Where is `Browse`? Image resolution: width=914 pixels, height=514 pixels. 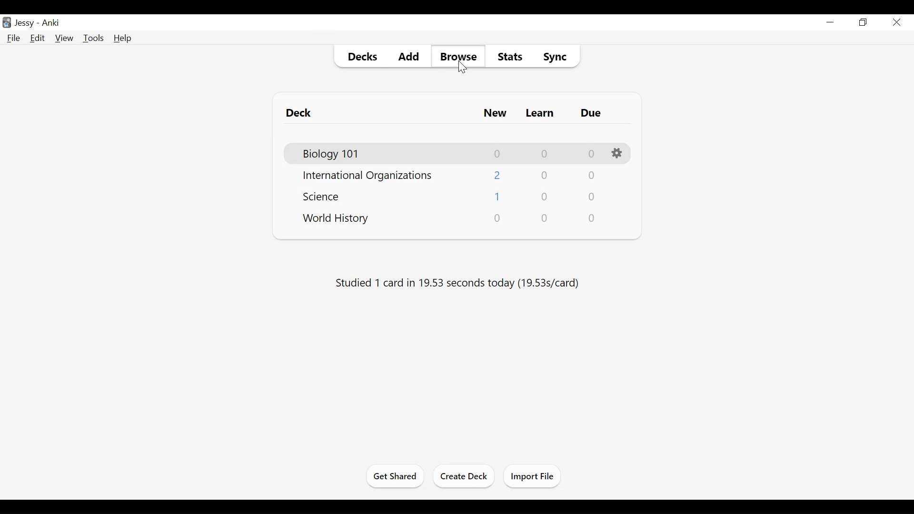 Browse is located at coordinates (458, 56).